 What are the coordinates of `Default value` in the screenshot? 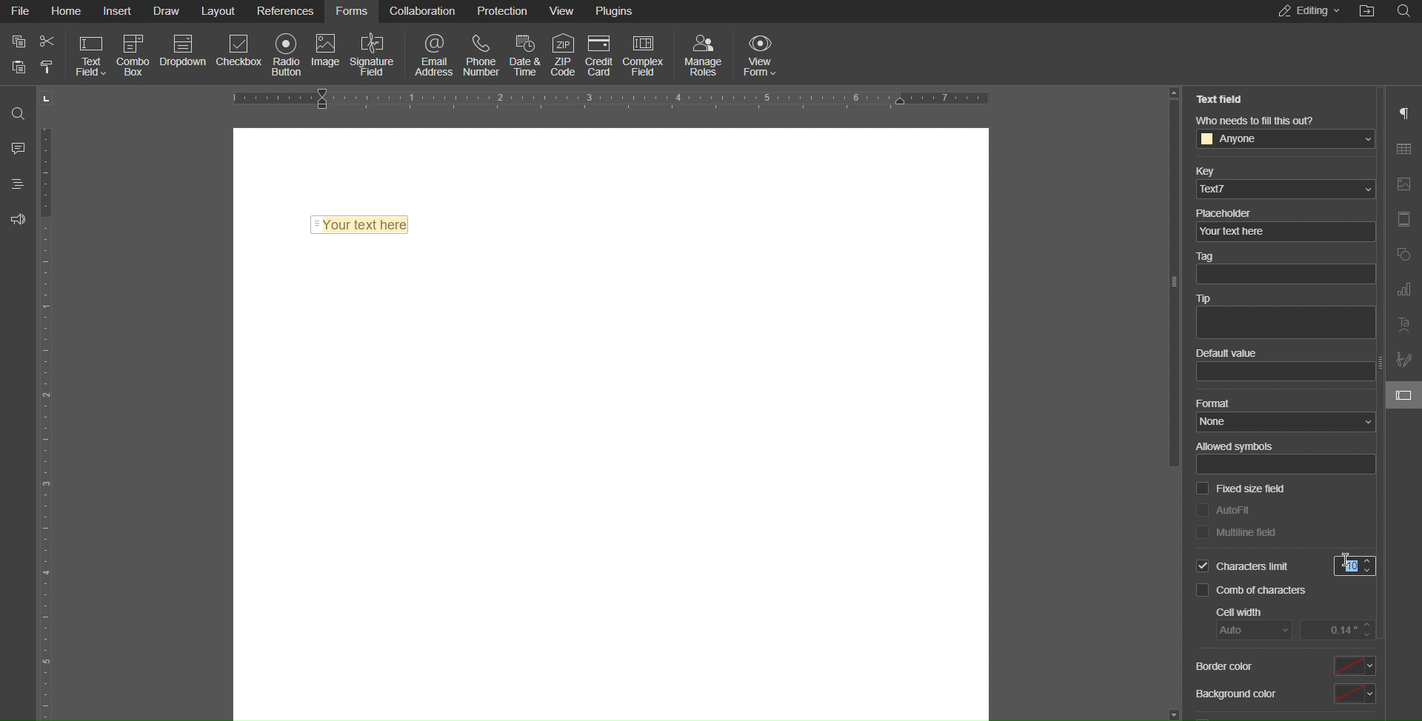 It's located at (1285, 364).